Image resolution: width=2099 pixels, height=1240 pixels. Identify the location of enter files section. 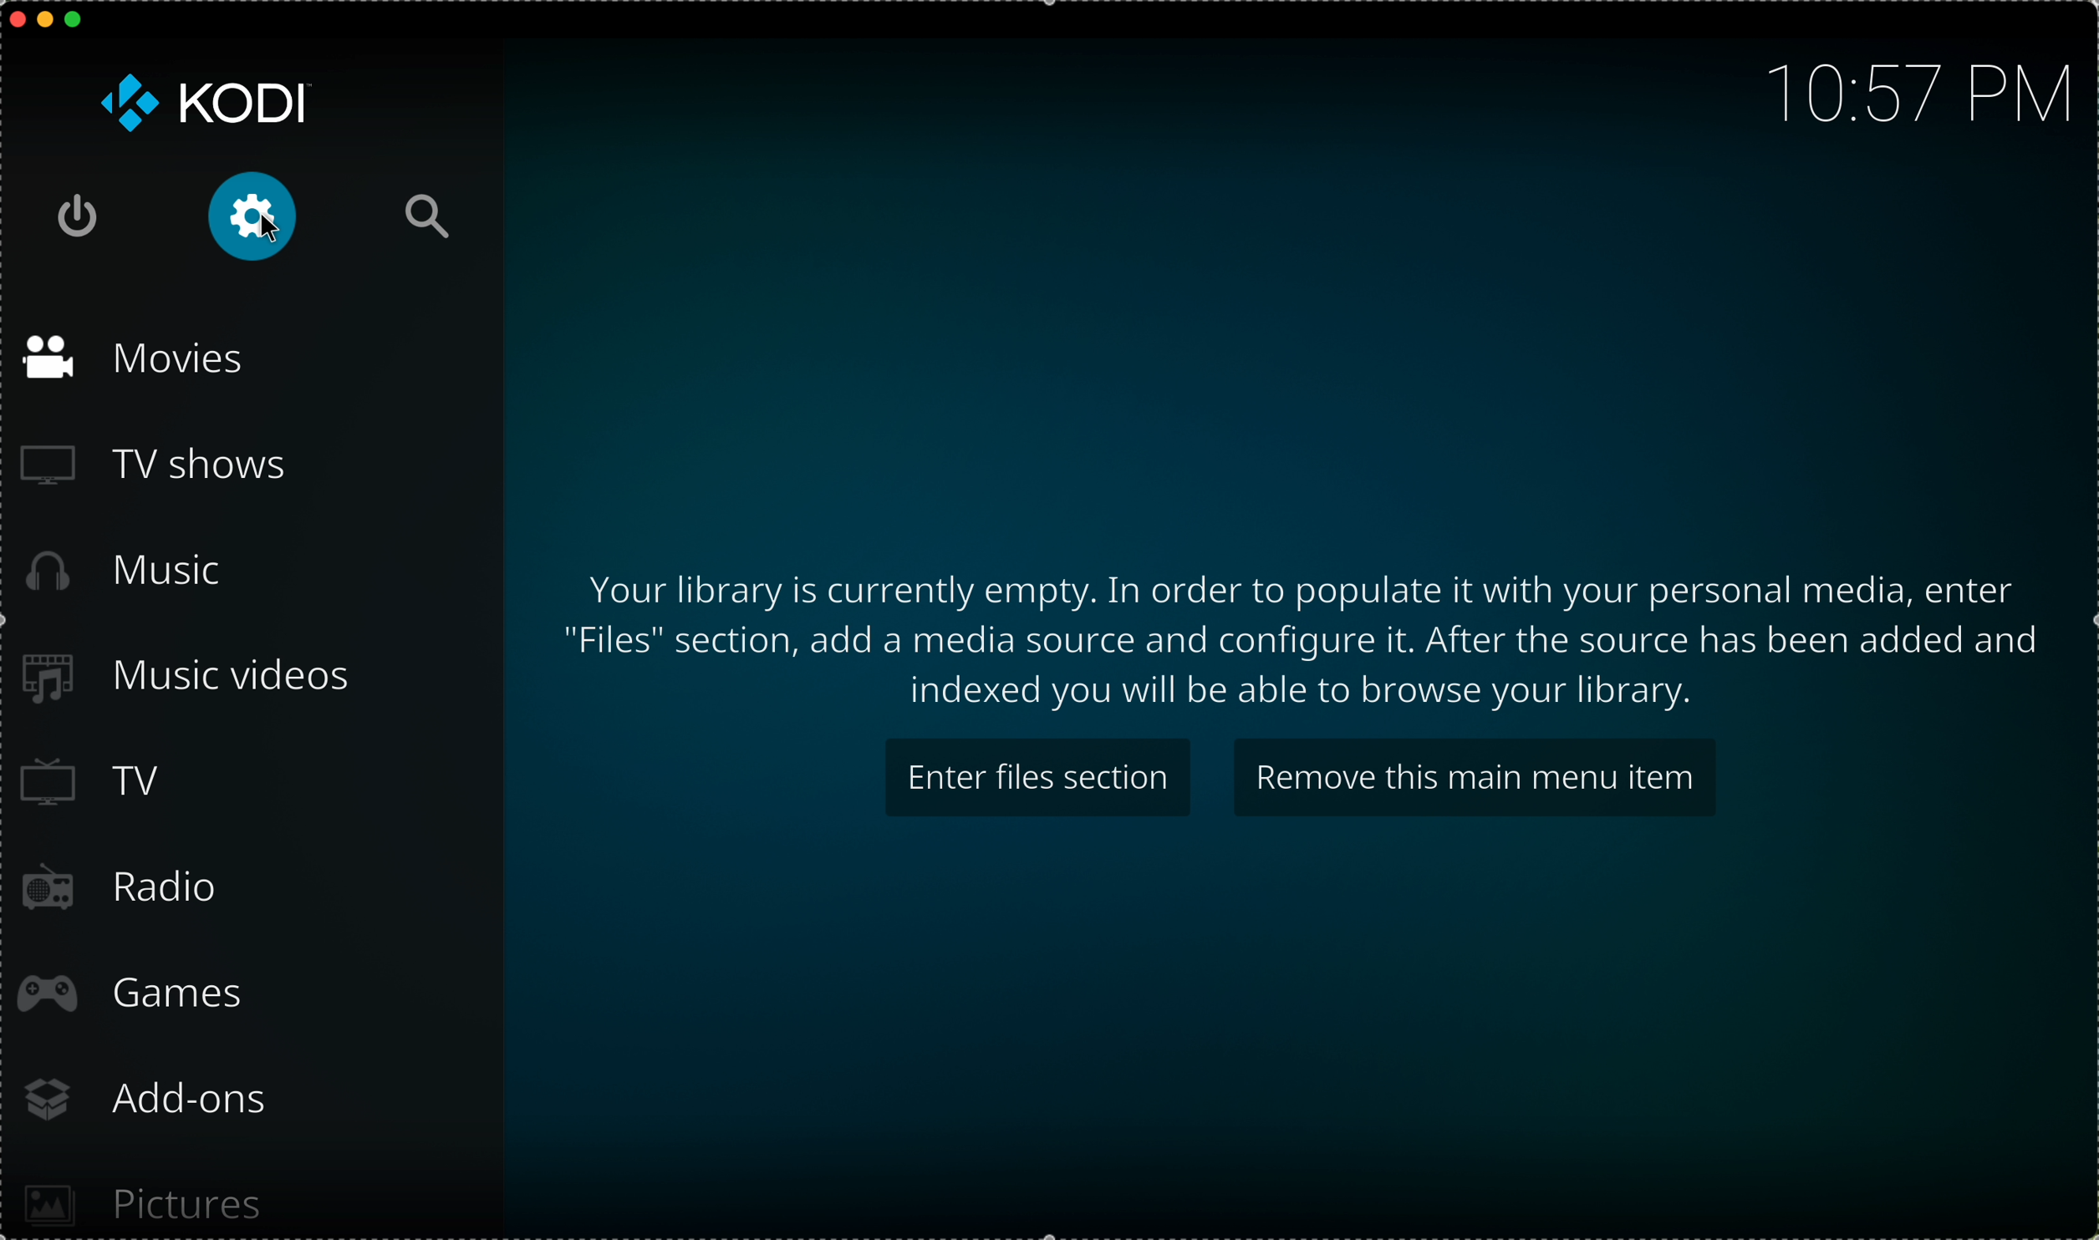
(1040, 776).